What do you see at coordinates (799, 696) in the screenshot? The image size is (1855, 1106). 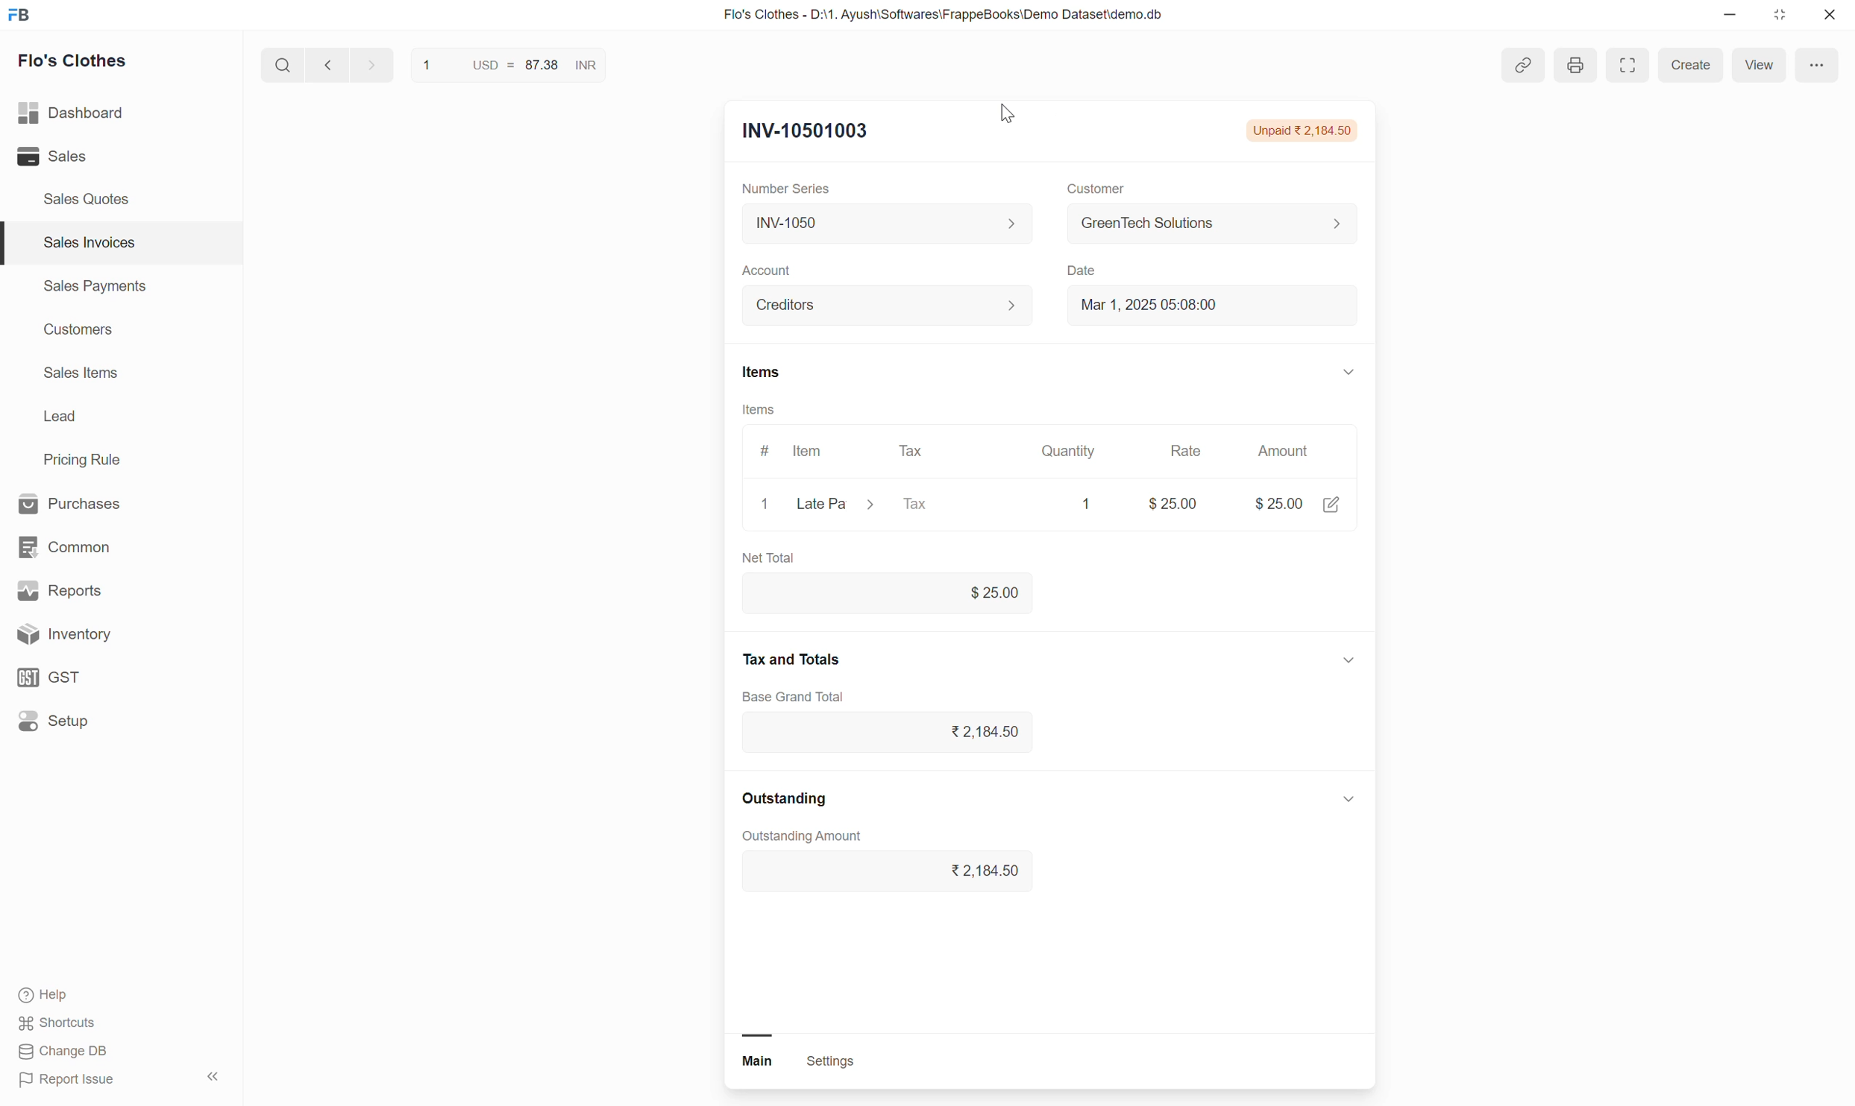 I see `base grand total` at bounding box center [799, 696].